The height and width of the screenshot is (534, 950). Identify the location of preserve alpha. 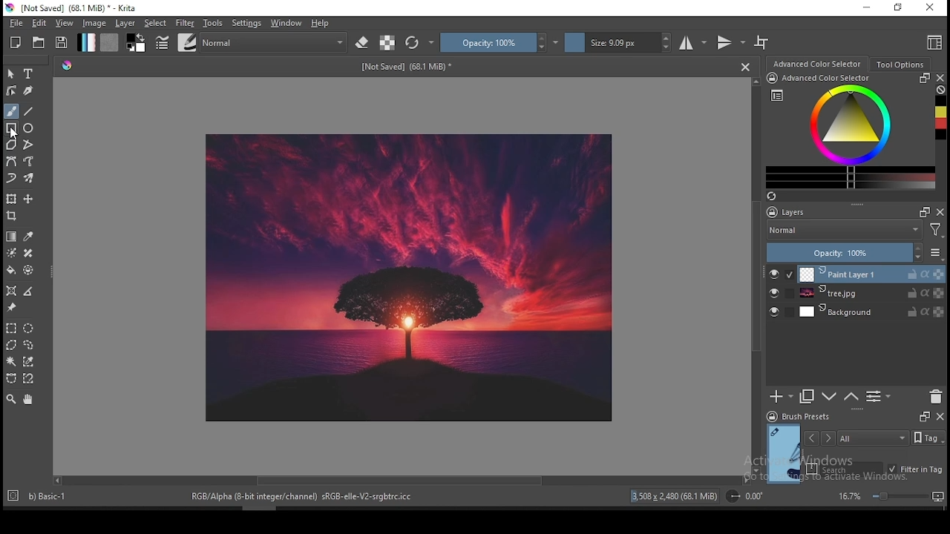
(387, 43).